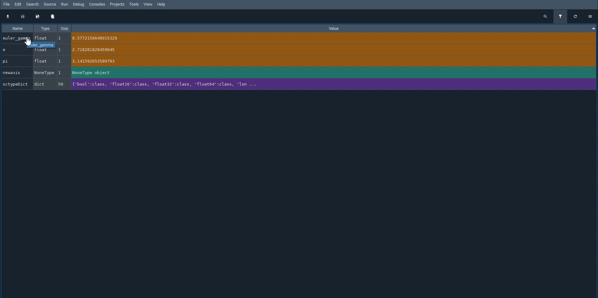  I want to click on Tools, so click(134, 4).